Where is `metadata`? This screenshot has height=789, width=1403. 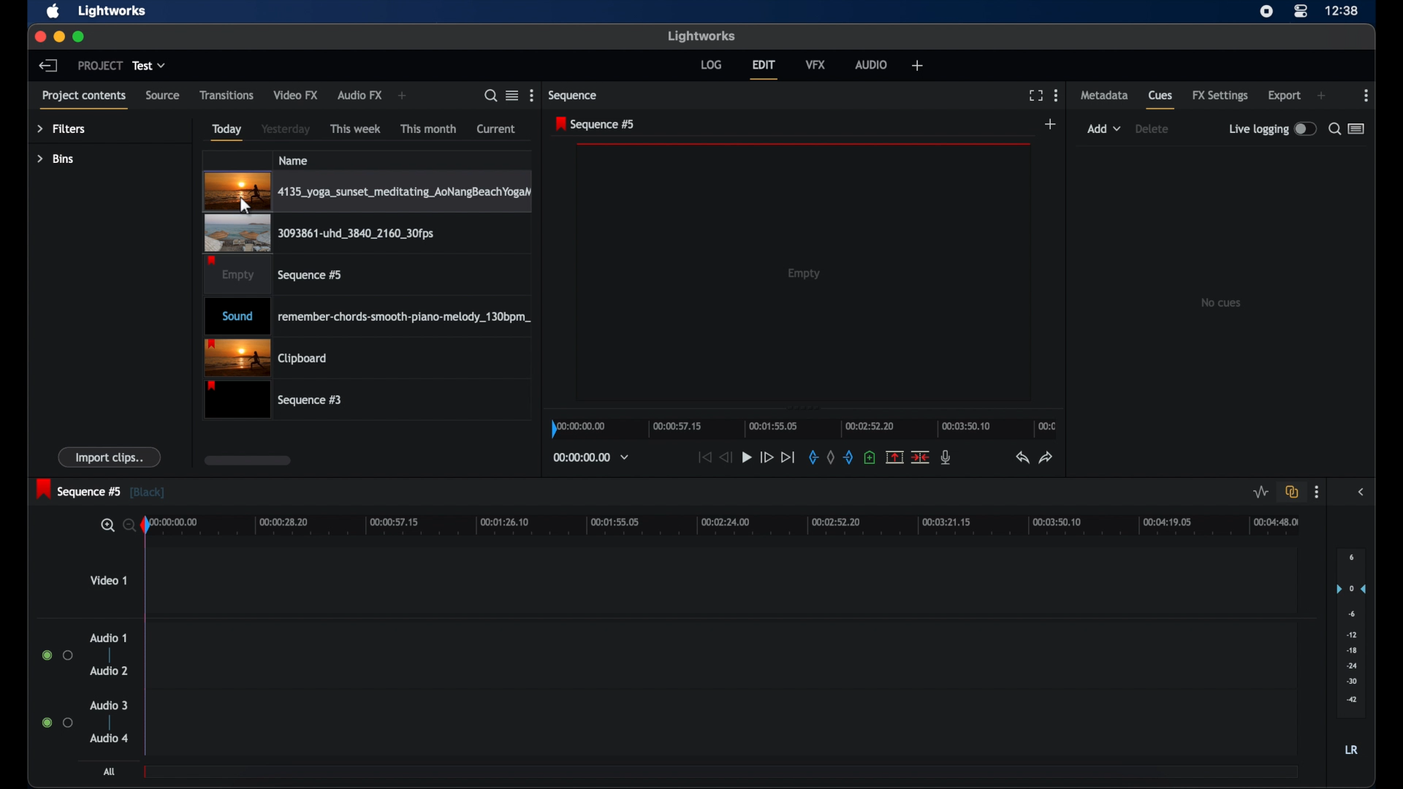 metadata is located at coordinates (1105, 96).